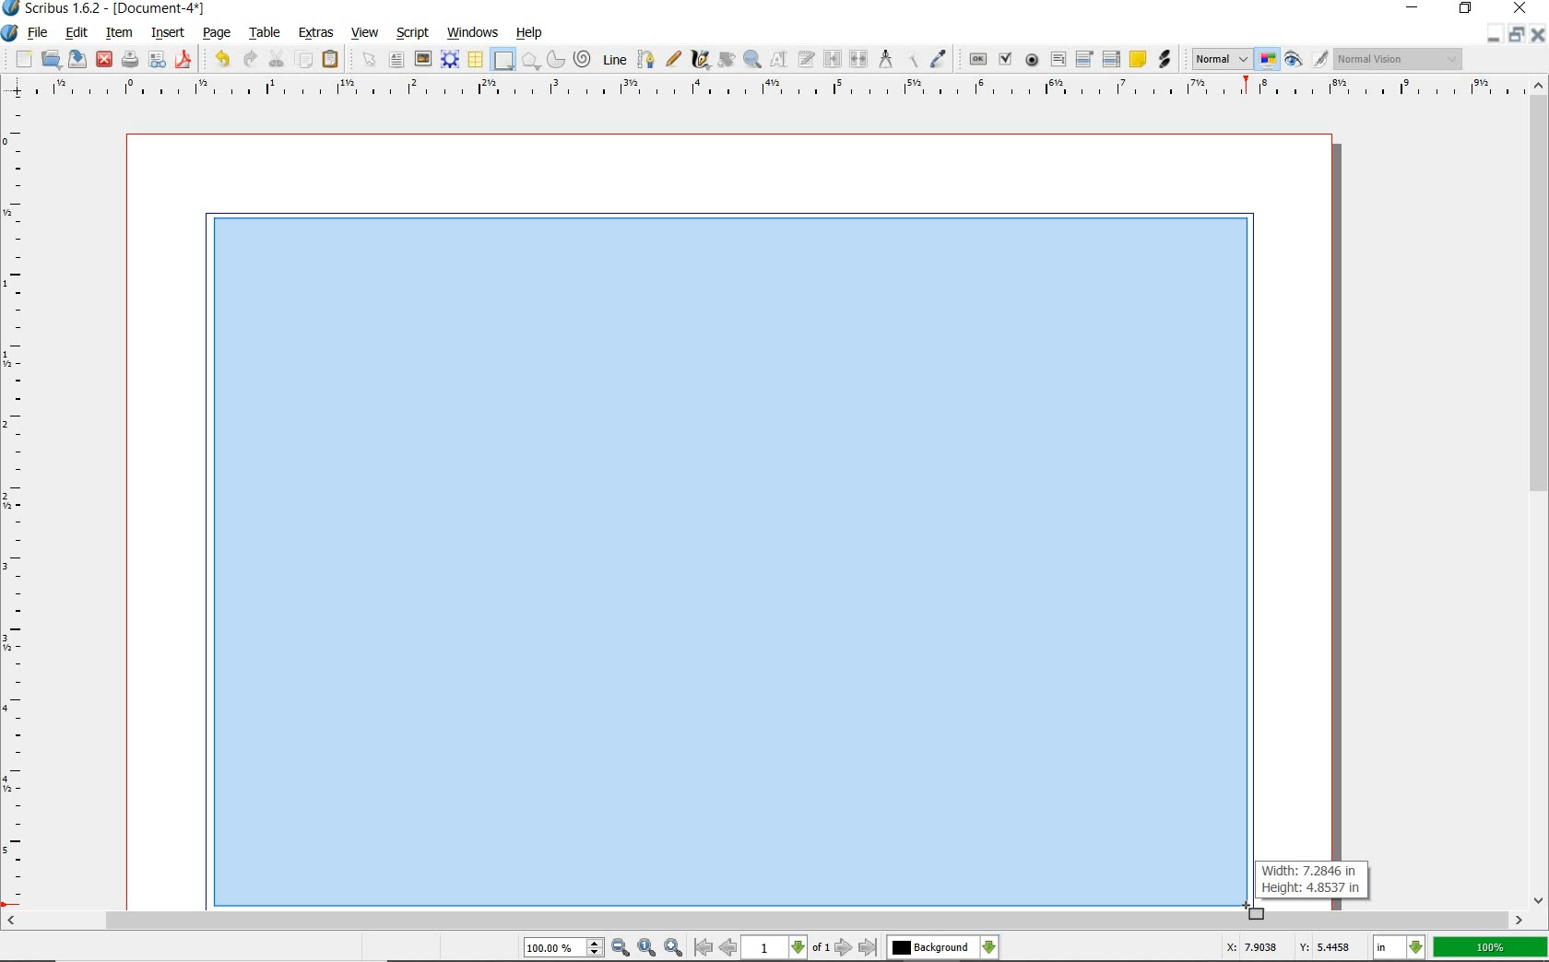  What do you see at coordinates (531, 34) in the screenshot?
I see `help` at bounding box center [531, 34].